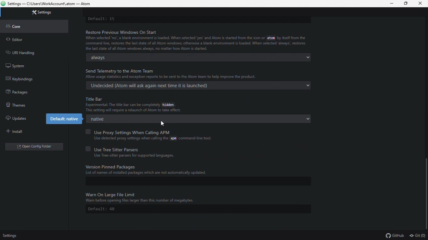  I want to click on Restore previous window On Start When selected 'no,' a blank environment is loaded. When selected 'yes' and Atom is started from tge icon or atom by itself from the command line, restores the laststate of all Atom windows, otherwise a blank environment is loaded. When selected 'always, restores the last of all Atom windows always, no matter how Atom is started.', so click(198, 40).